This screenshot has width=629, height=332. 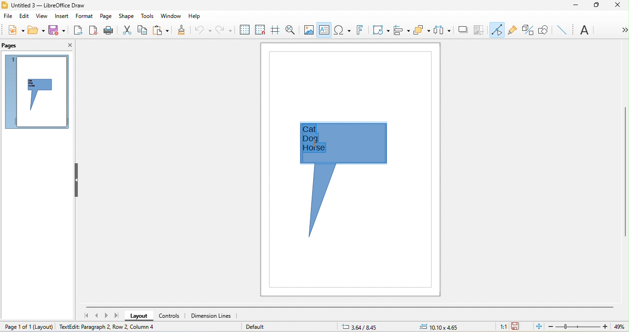 What do you see at coordinates (36, 30) in the screenshot?
I see `open` at bounding box center [36, 30].